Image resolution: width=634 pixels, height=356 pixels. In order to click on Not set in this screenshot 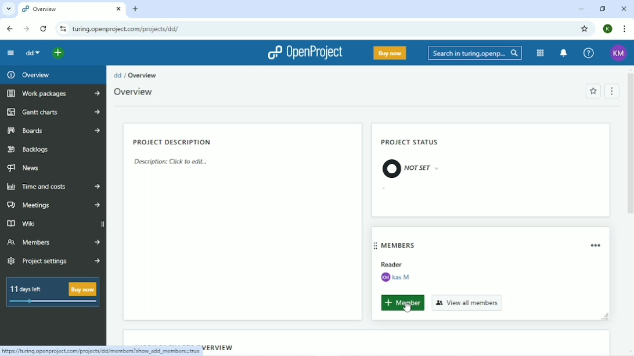, I will do `click(410, 168)`.